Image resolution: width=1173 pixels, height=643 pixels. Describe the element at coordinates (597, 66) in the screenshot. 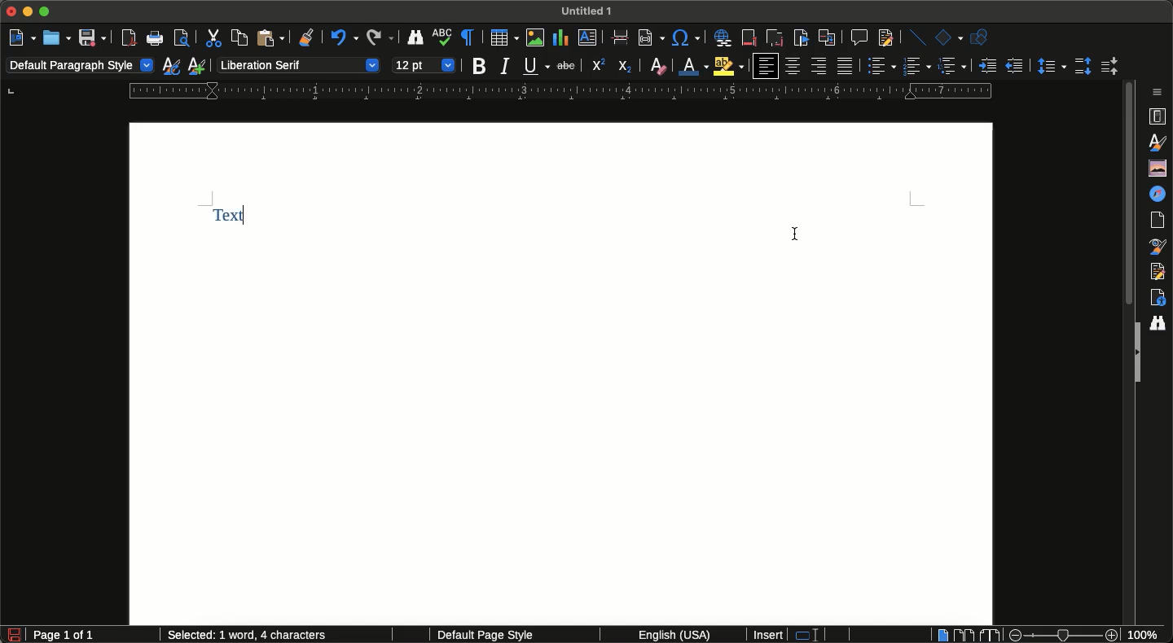

I see `Superscript` at that location.